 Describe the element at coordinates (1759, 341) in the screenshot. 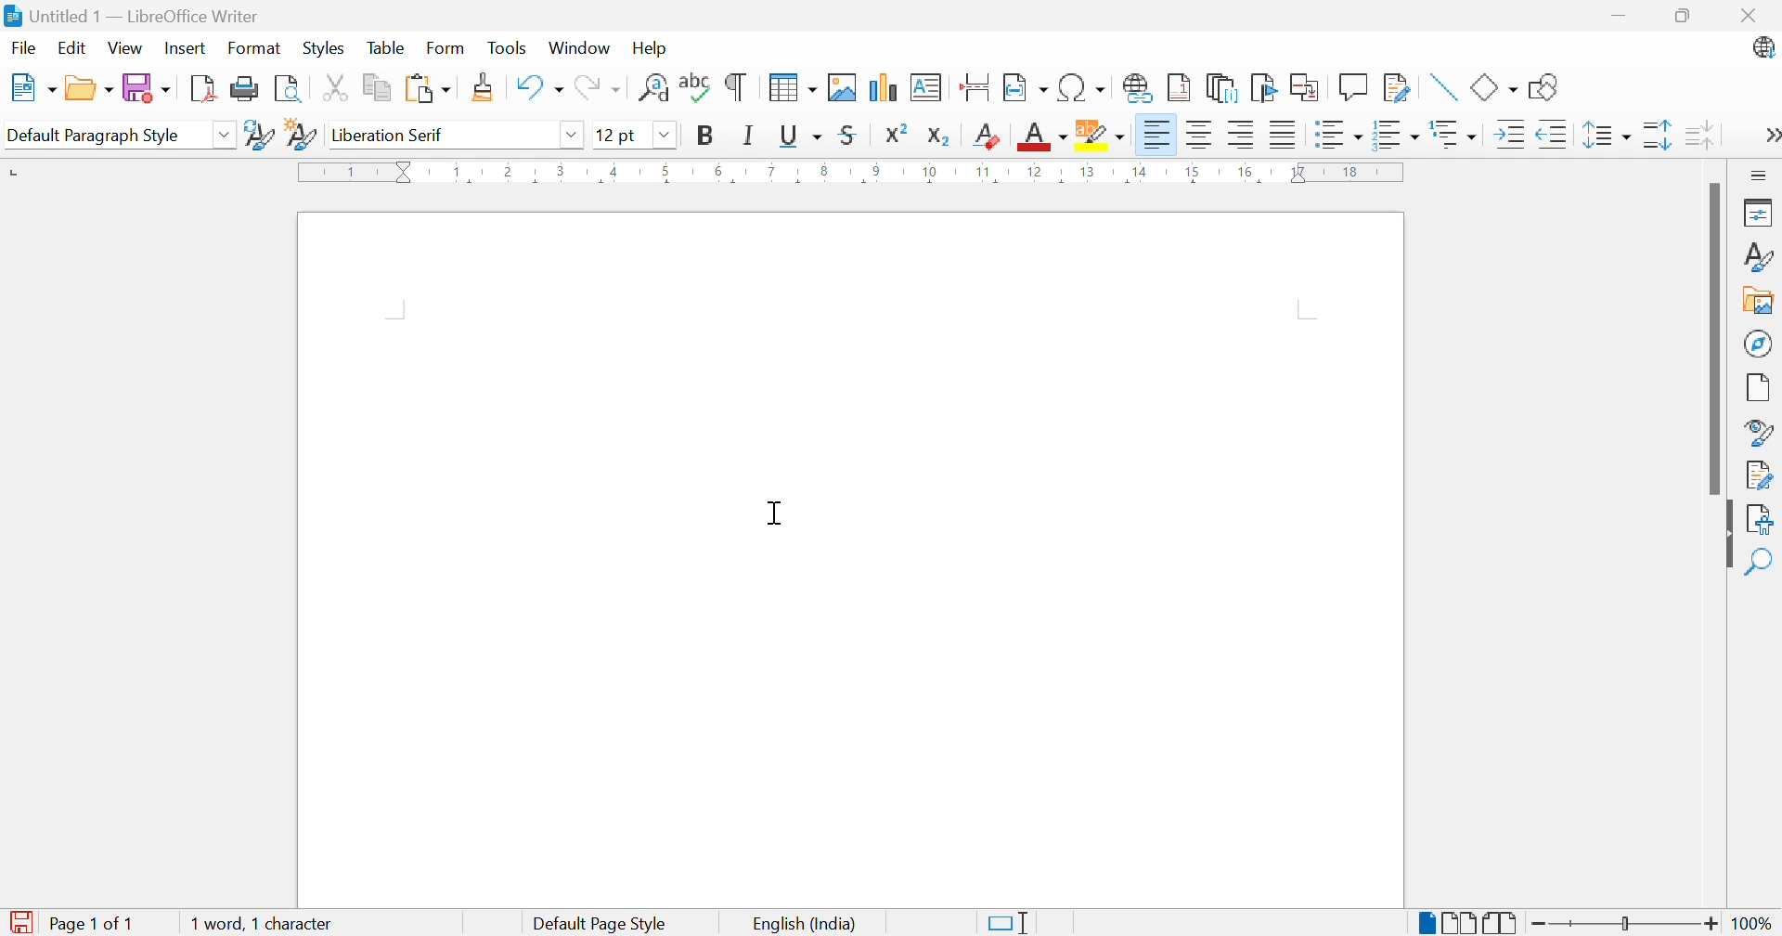

I see `Navigator` at that location.